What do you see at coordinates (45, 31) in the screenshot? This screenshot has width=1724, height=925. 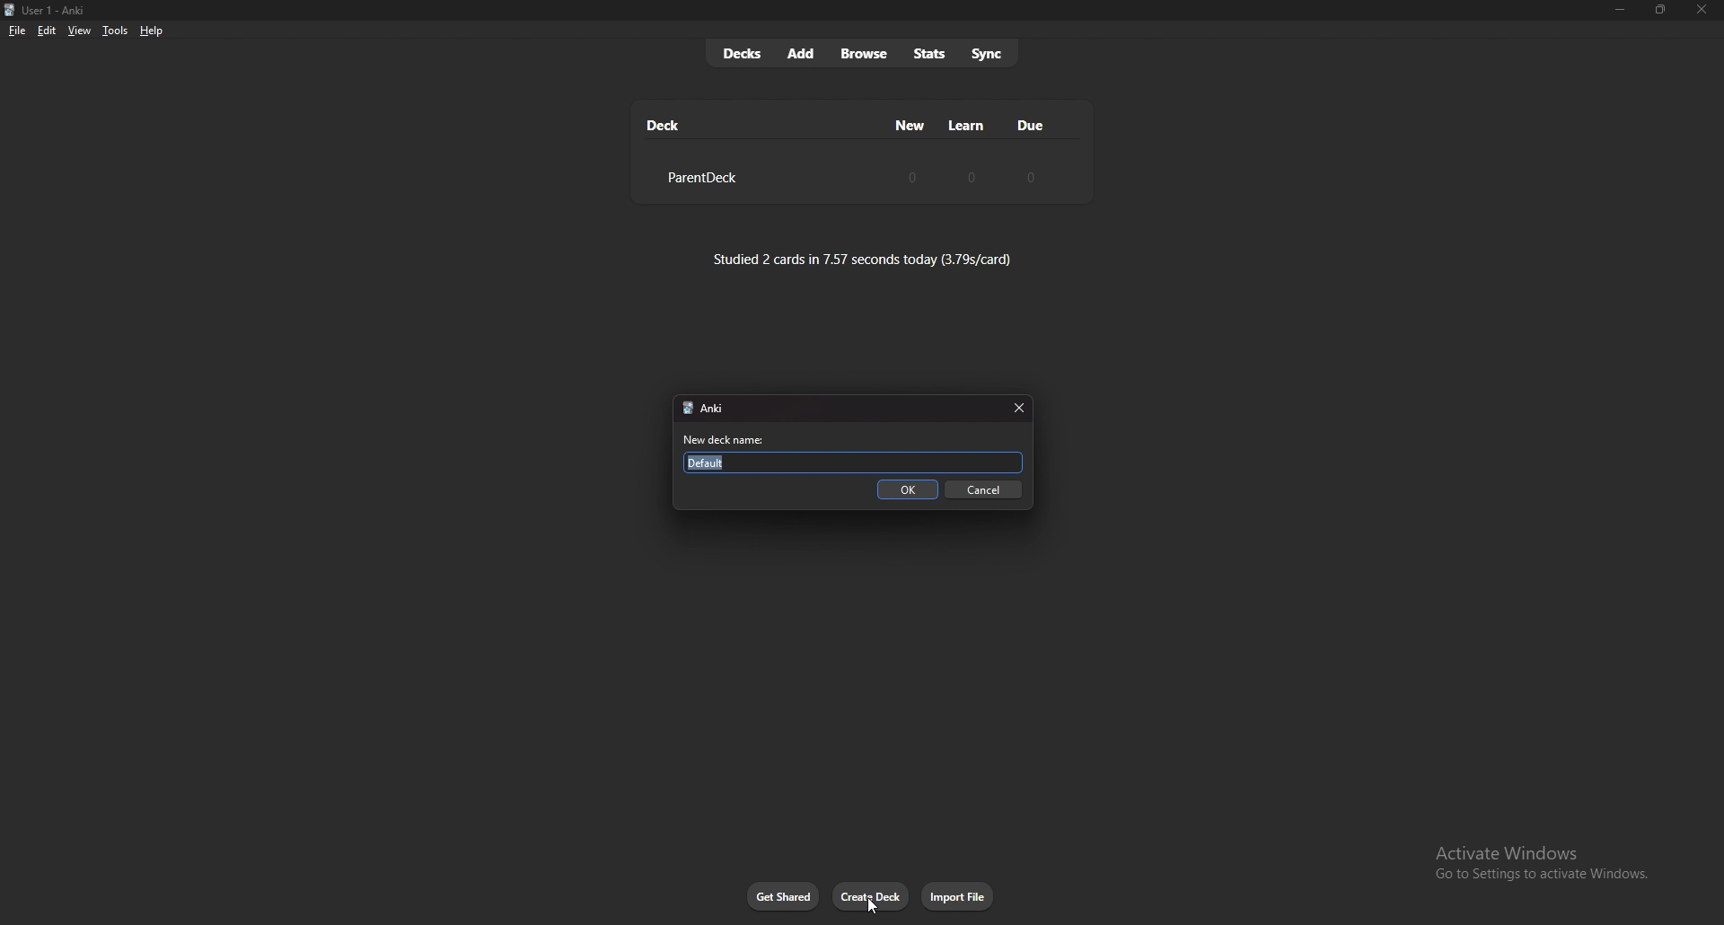 I see `edit` at bounding box center [45, 31].